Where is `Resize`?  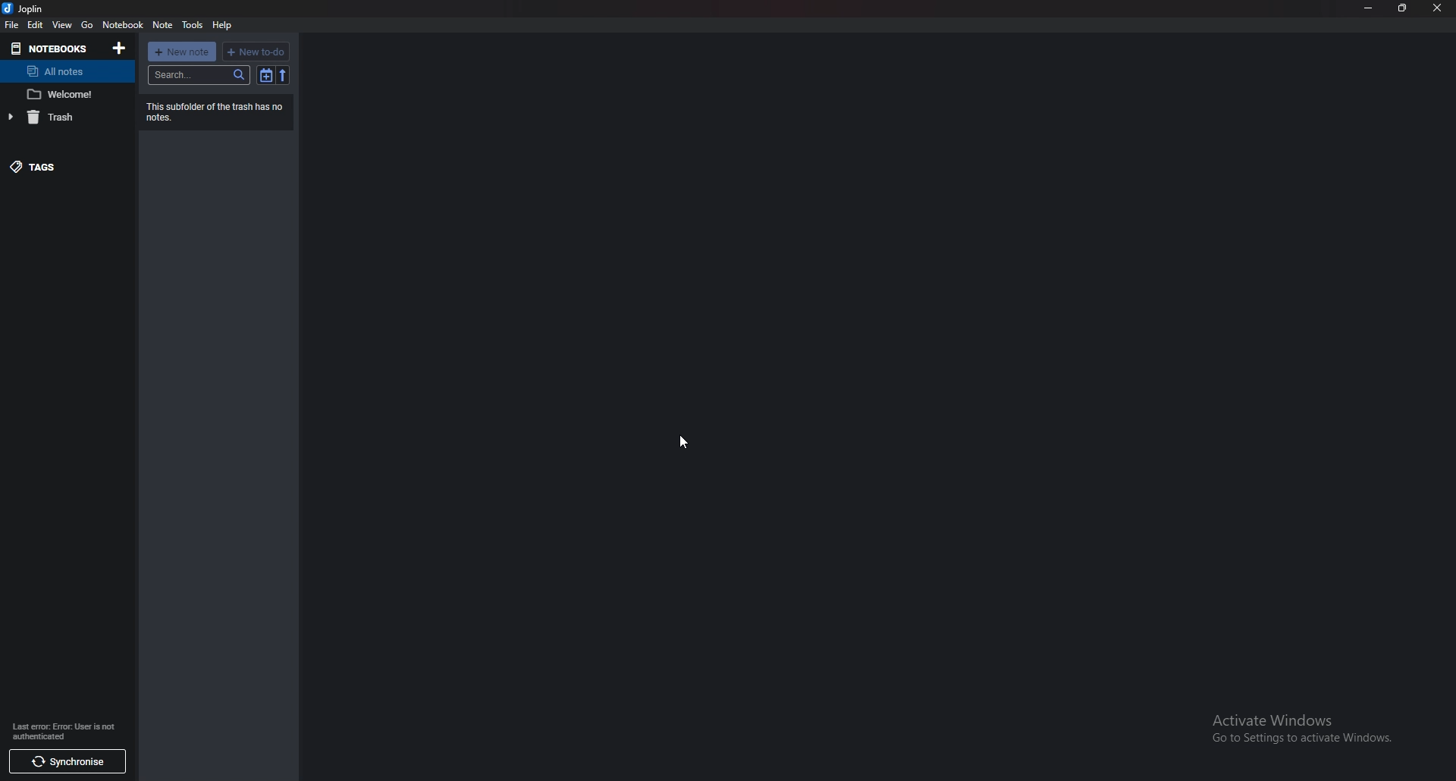
Resize is located at coordinates (1403, 8).